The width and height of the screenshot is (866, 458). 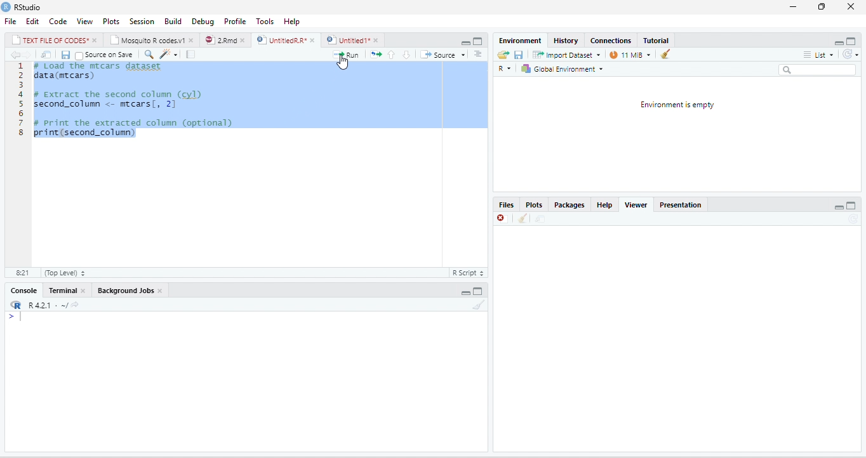 I want to click on minimize, so click(x=467, y=290).